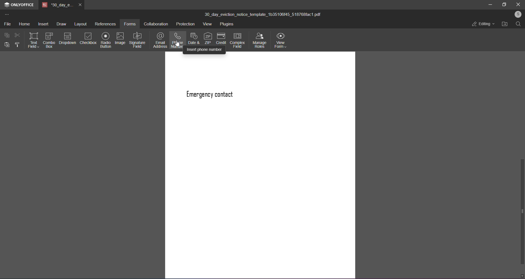  Describe the element at coordinates (518, 25) in the screenshot. I see `search` at that location.